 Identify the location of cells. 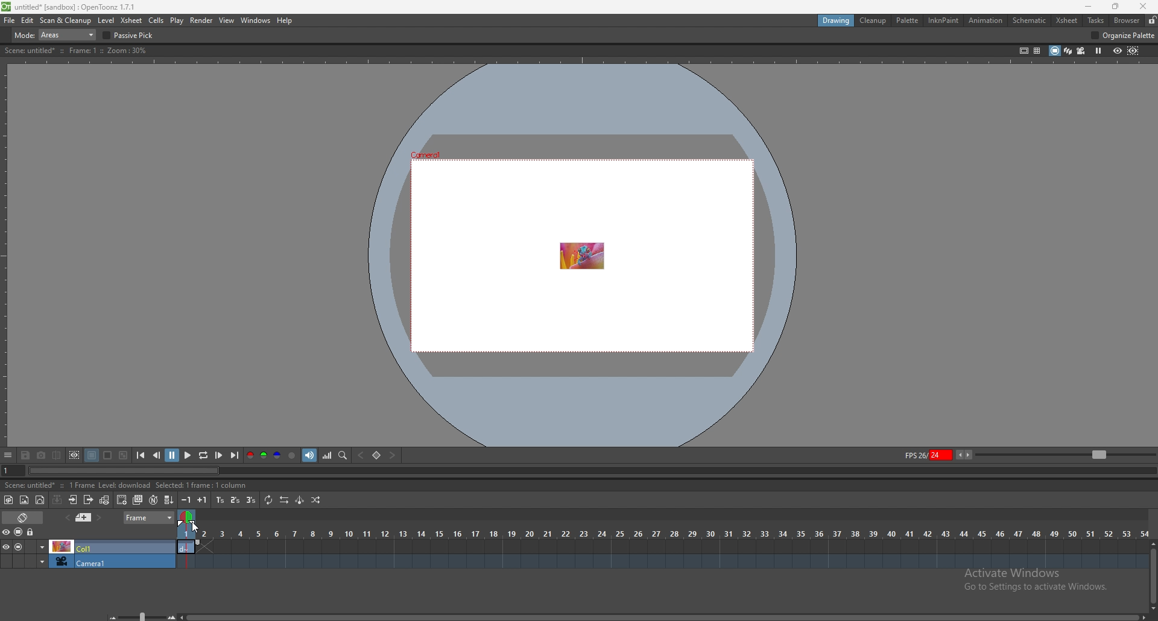
(156, 20).